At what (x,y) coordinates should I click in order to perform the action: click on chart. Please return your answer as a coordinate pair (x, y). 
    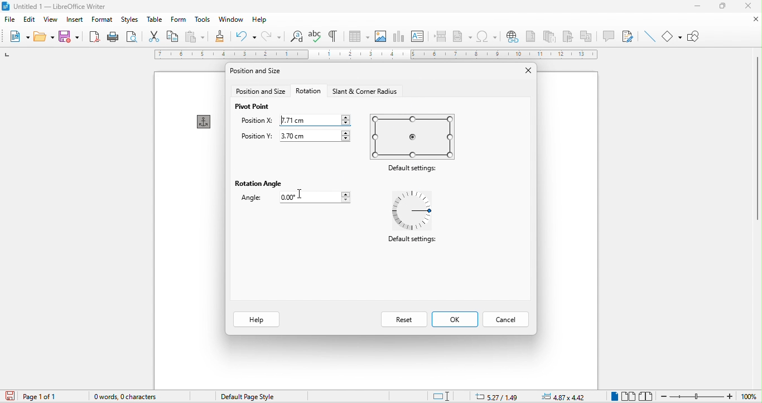
    Looking at the image, I should click on (401, 36).